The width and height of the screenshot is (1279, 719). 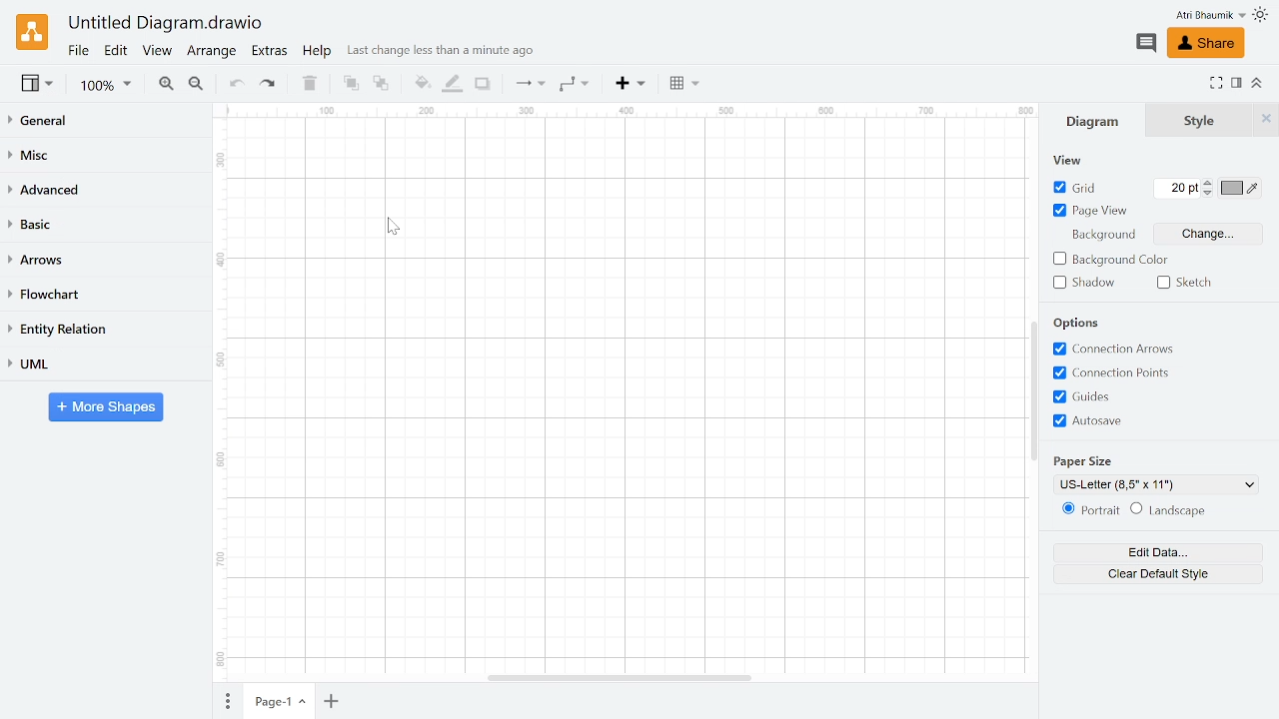 What do you see at coordinates (383, 85) in the screenshot?
I see `To back` at bounding box center [383, 85].